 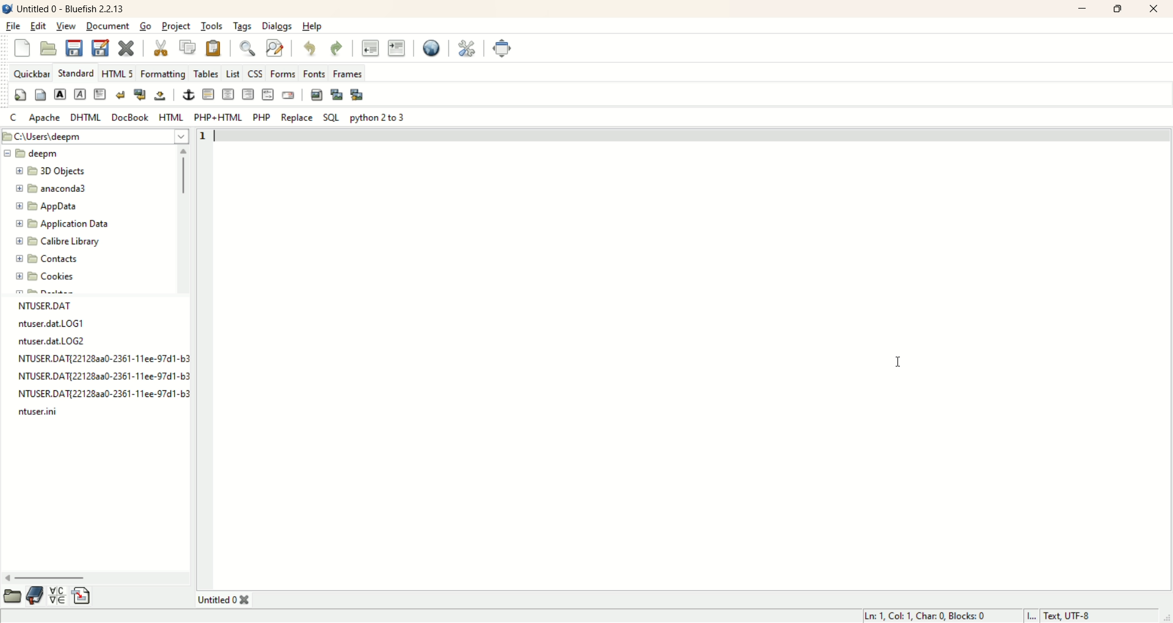 What do you see at coordinates (131, 117) in the screenshot?
I see `DOC BOOK` at bounding box center [131, 117].